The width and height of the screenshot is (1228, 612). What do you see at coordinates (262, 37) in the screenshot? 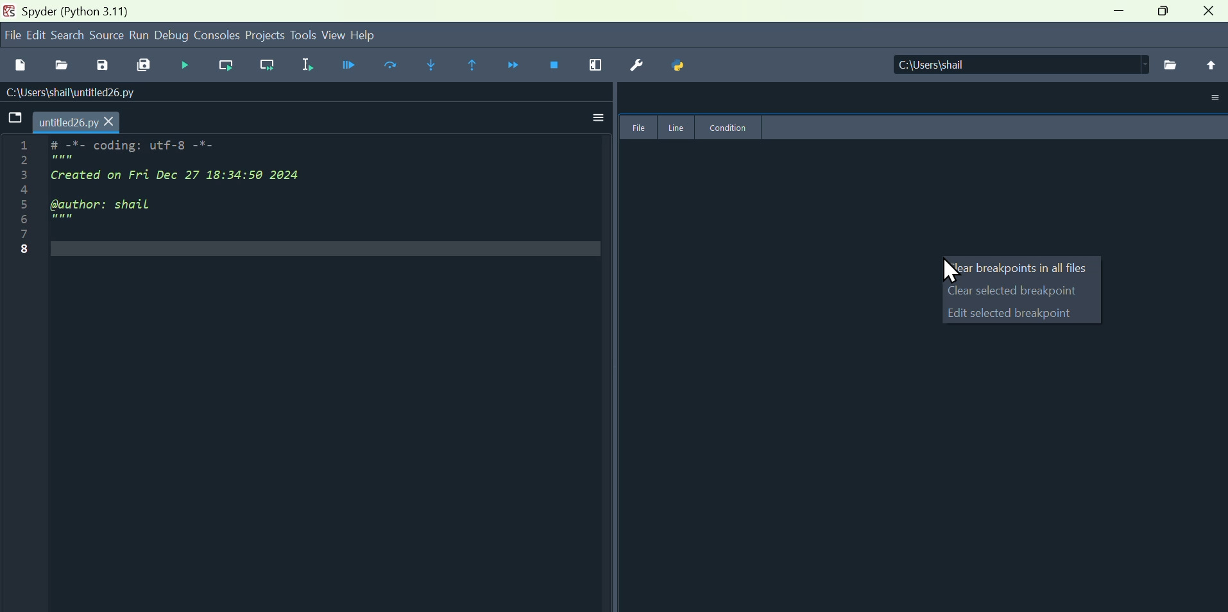
I see `Projects` at bounding box center [262, 37].